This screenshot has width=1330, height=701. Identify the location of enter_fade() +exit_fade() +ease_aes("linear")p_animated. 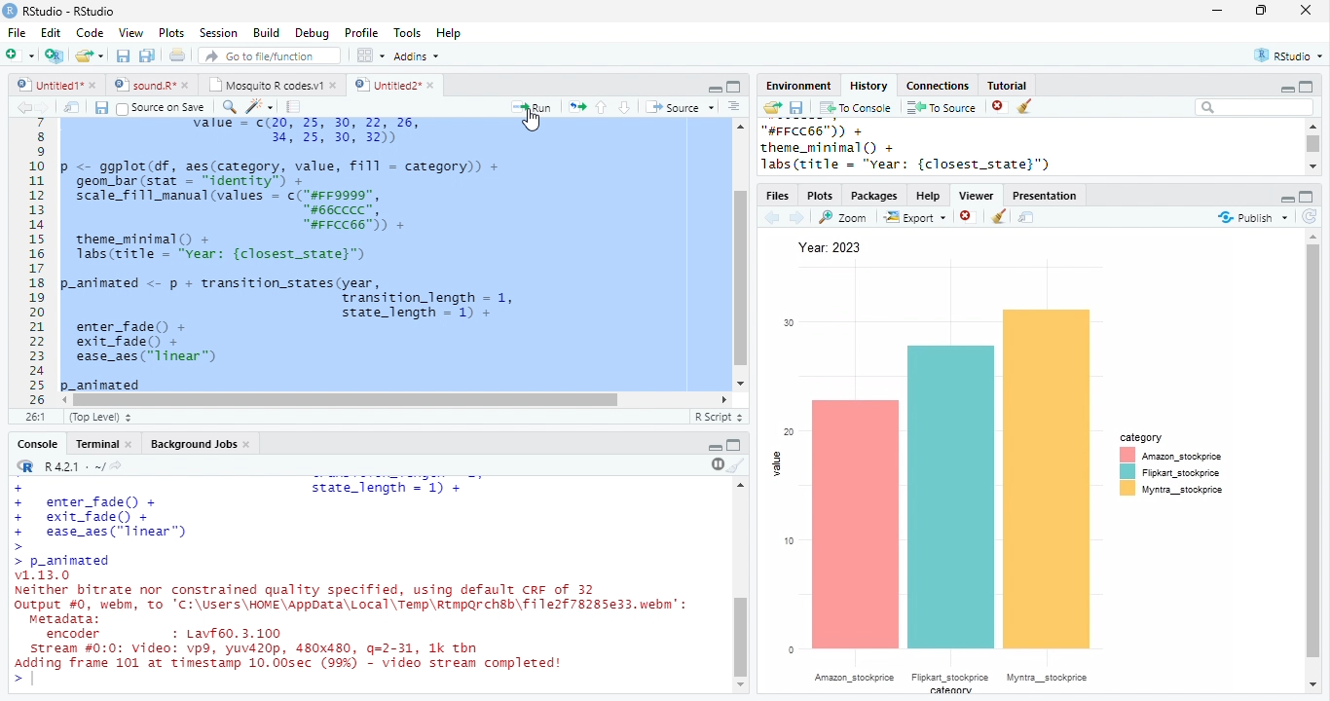
(147, 356).